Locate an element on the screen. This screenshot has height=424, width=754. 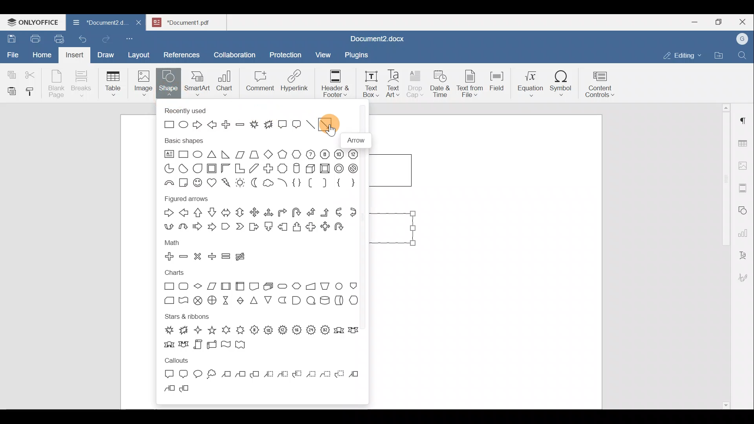
Protection is located at coordinates (288, 54).